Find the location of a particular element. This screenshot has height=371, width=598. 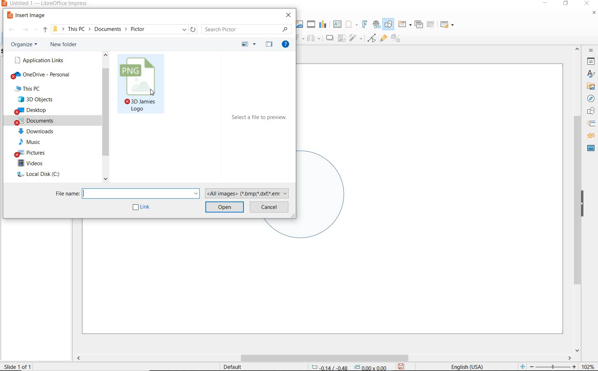

filter is located at coordinates (356, 37).